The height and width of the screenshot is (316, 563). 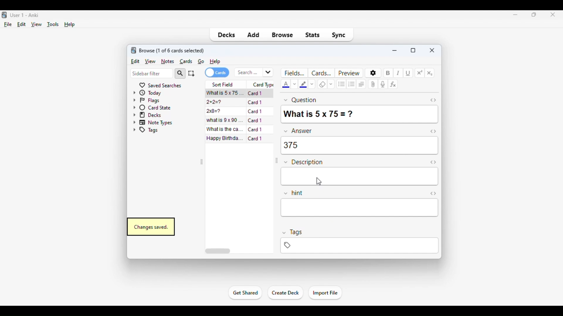 What do you see at coordinates (135, 61) in the screenshot?
I see `edit` at bounding box center [135, 61].